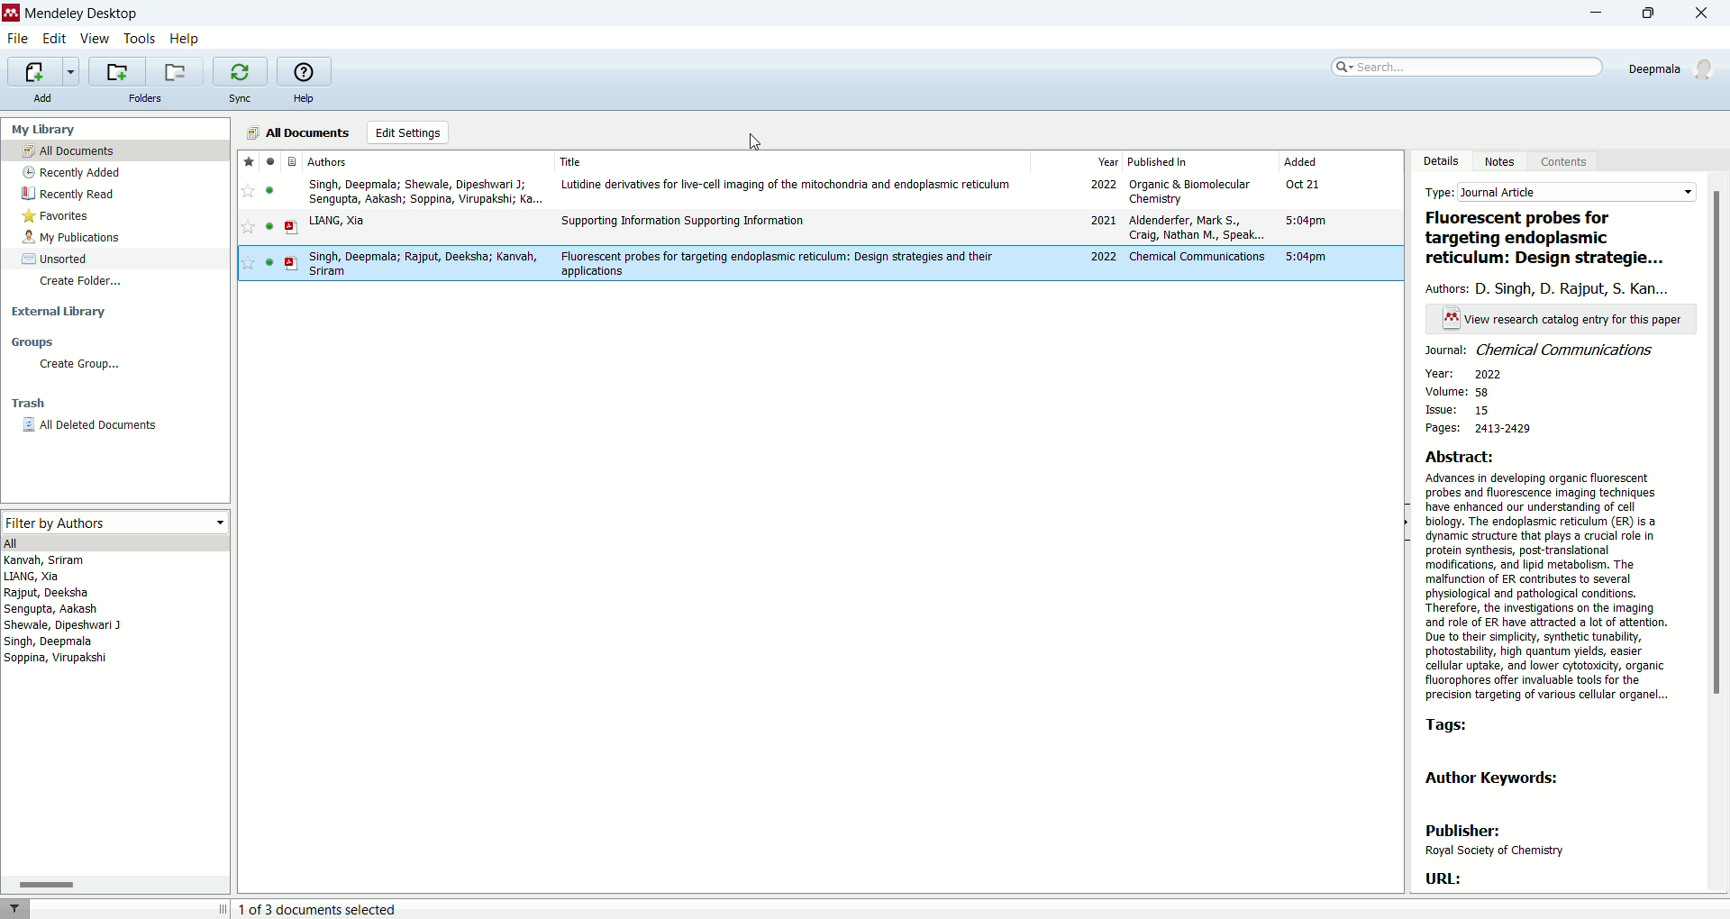 Image resolution: width=1730 pixels, height=919 pixels. I want to click on URL, so click(1443, 878).